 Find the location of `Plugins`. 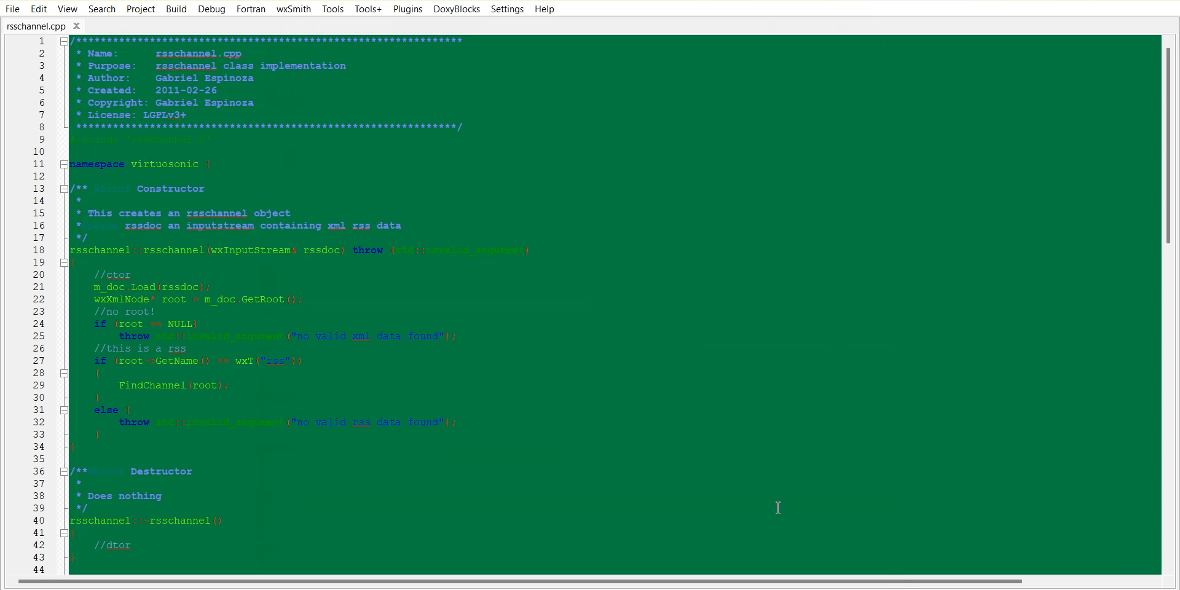

Plugins is located at coordinates (407, 9).